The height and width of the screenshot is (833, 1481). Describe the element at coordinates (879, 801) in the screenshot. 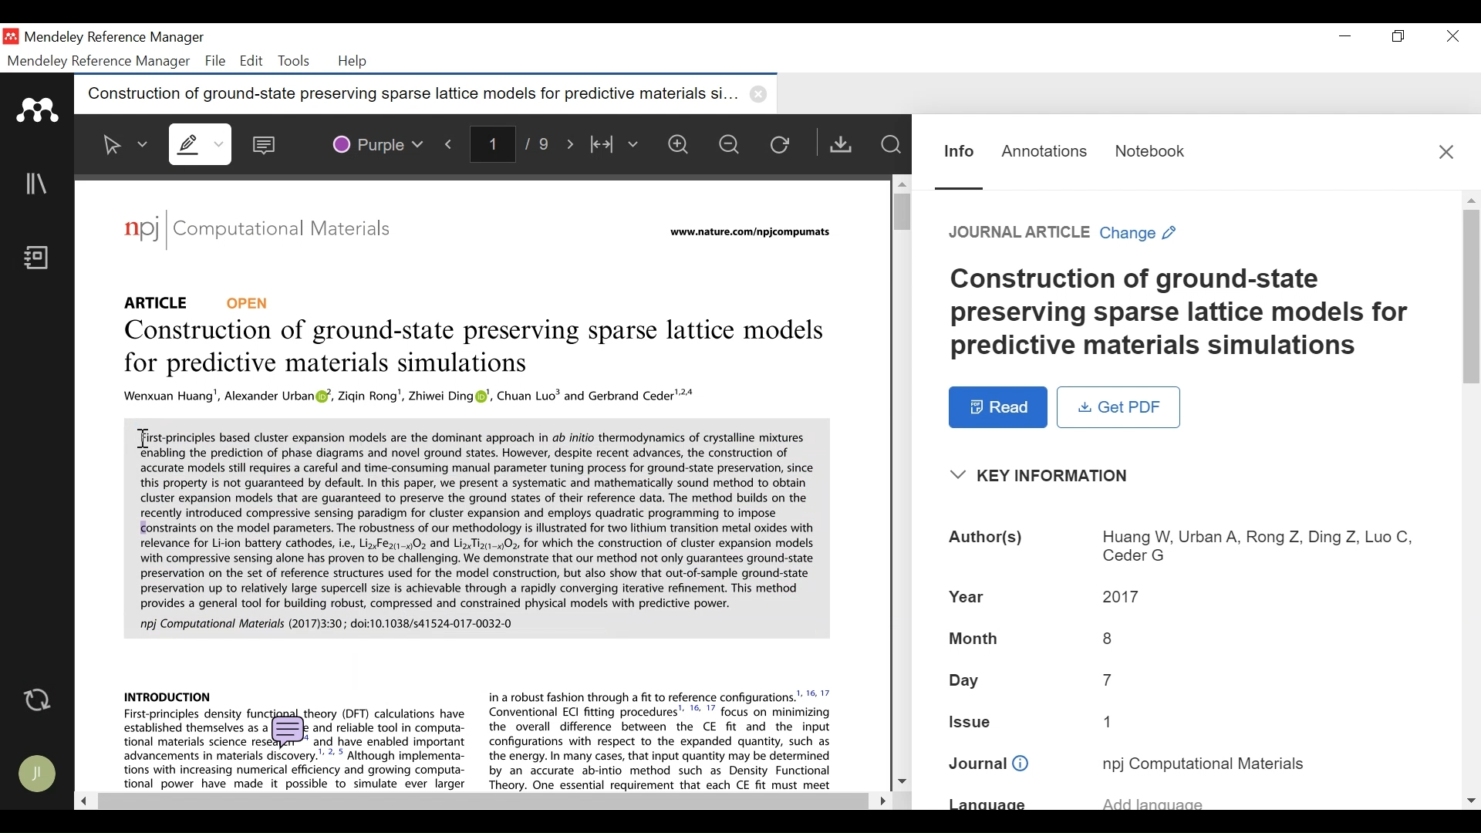

I see `Scroll Right` at that location.